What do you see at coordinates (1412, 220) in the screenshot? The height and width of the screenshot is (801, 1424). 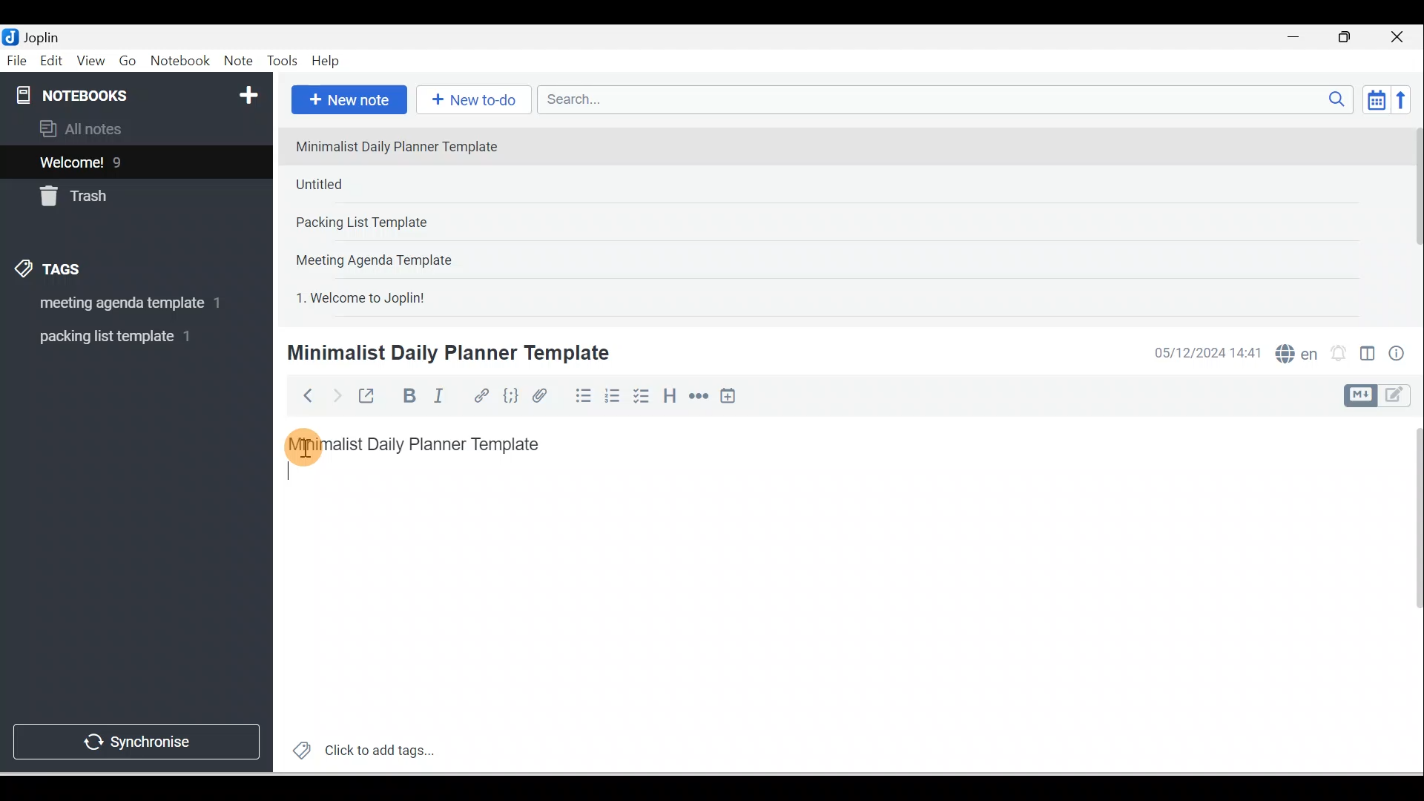 I see `Scroll bar` at bounding box center [1412, 220].